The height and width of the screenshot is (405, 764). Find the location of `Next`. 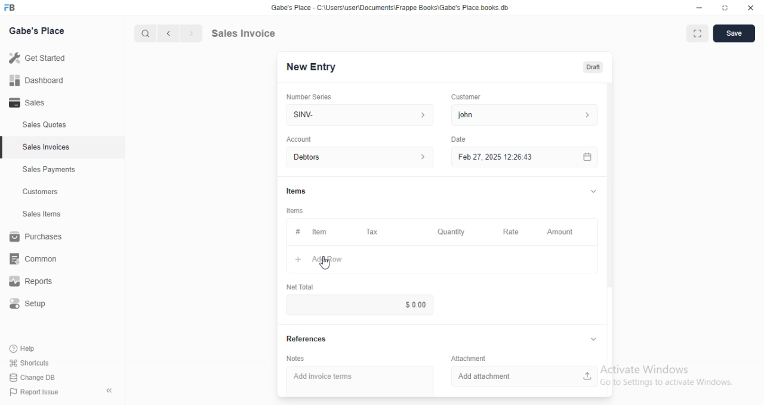

Next is located at coordinates (190, 32).